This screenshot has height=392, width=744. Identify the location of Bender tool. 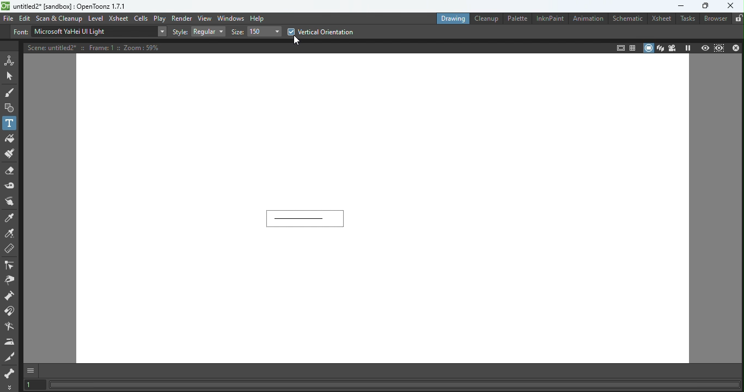
(10, 326).